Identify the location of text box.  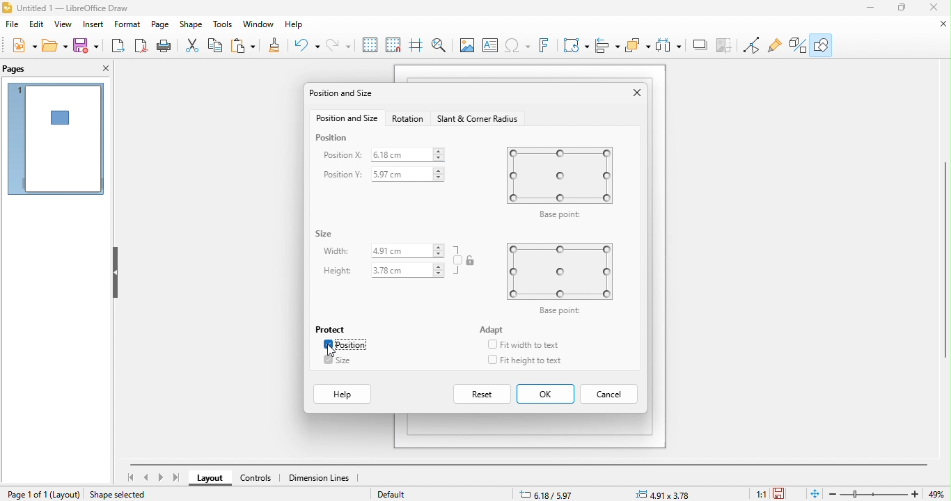
(490, 46).